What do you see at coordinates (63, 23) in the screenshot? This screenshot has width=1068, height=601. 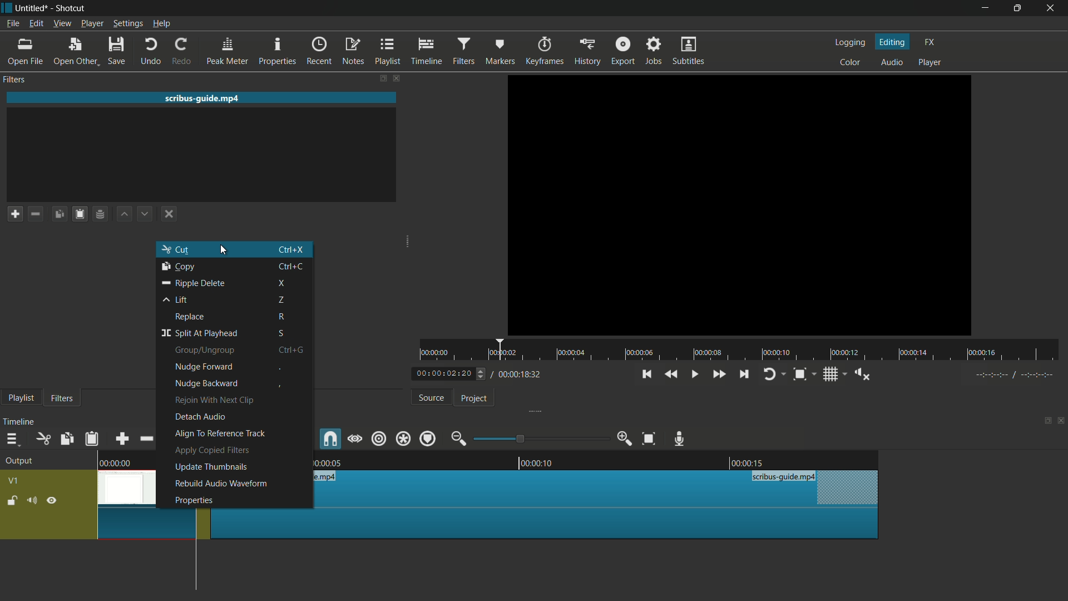 I see `view menu` at bounding box center [63, 23].